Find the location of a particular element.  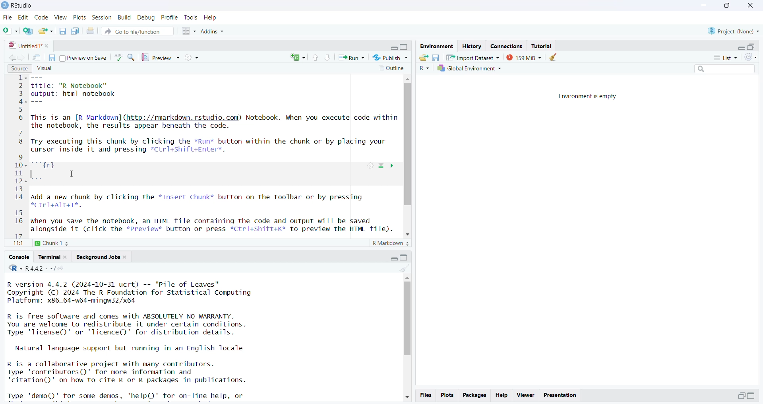

outline is located at coordinates (391, 69).